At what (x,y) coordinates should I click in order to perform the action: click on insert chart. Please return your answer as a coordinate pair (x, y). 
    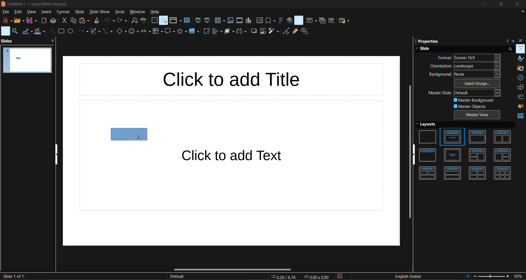
    Looking at the image, I should click on (249, 20).